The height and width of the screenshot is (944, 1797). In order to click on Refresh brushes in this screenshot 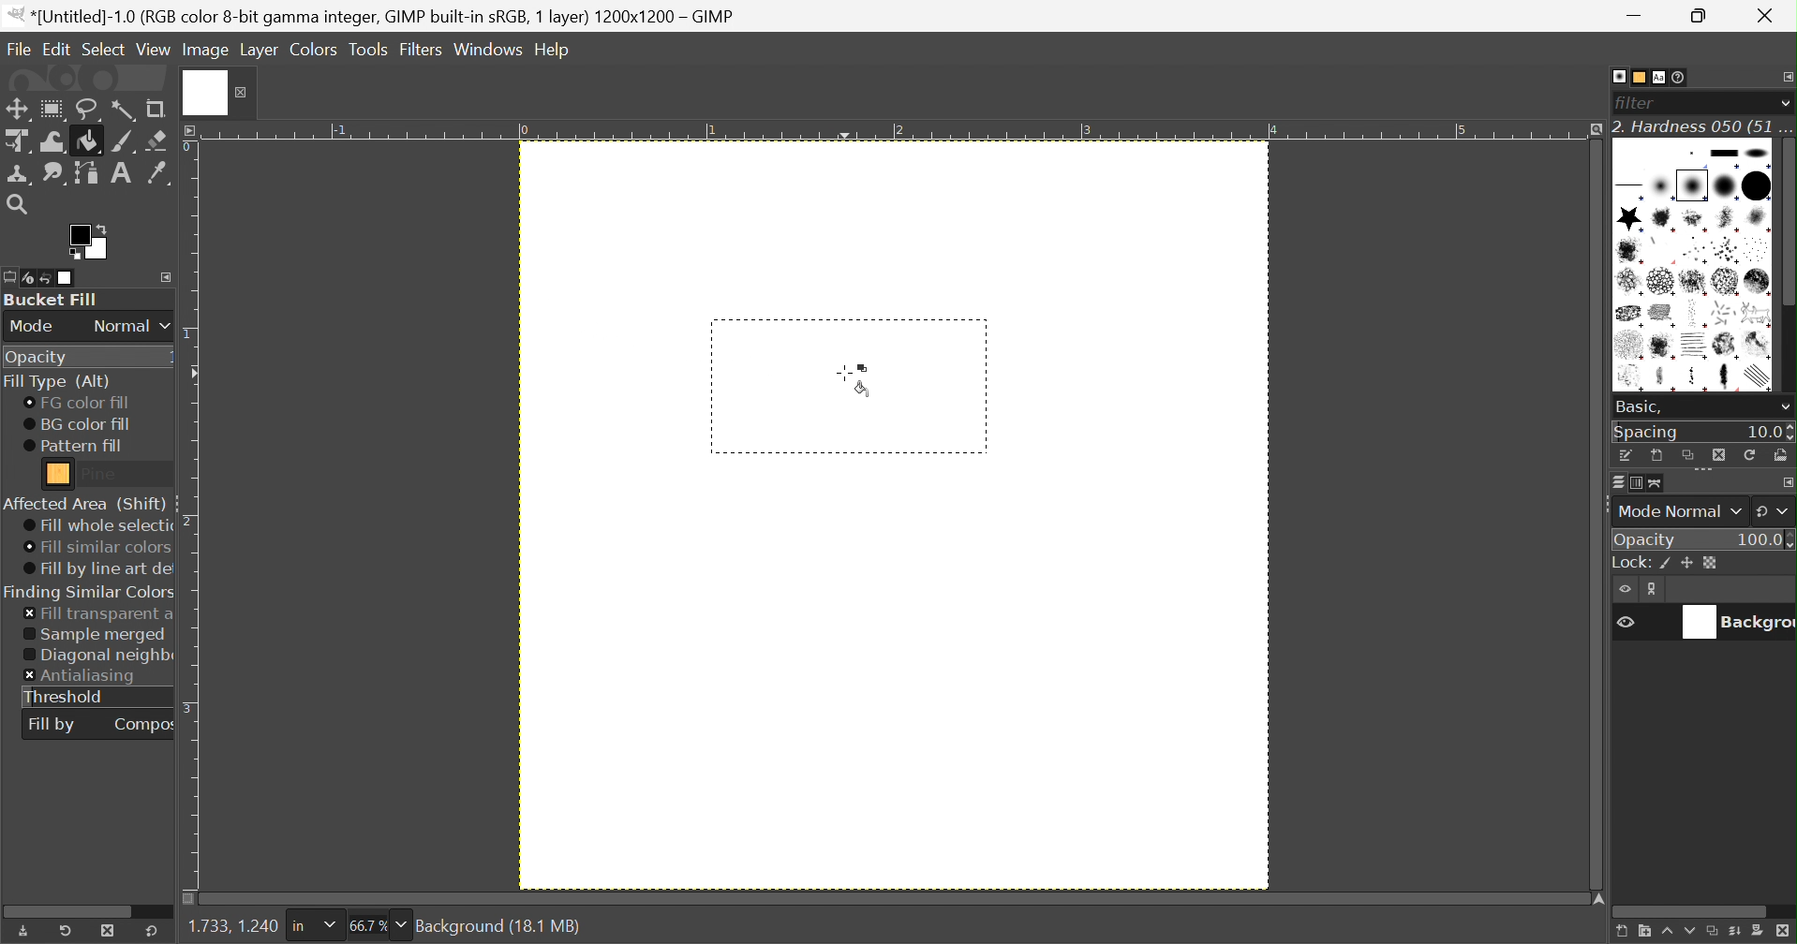, I will do `click(1752, 454)`.